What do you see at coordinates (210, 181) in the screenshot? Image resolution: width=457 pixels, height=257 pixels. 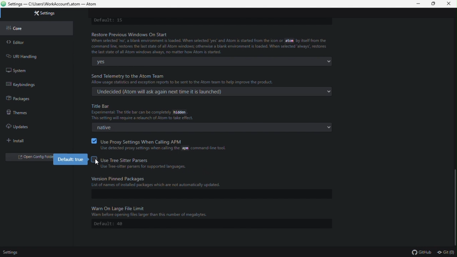 I see `version pinned packages ` at bounding box center [210, 181].